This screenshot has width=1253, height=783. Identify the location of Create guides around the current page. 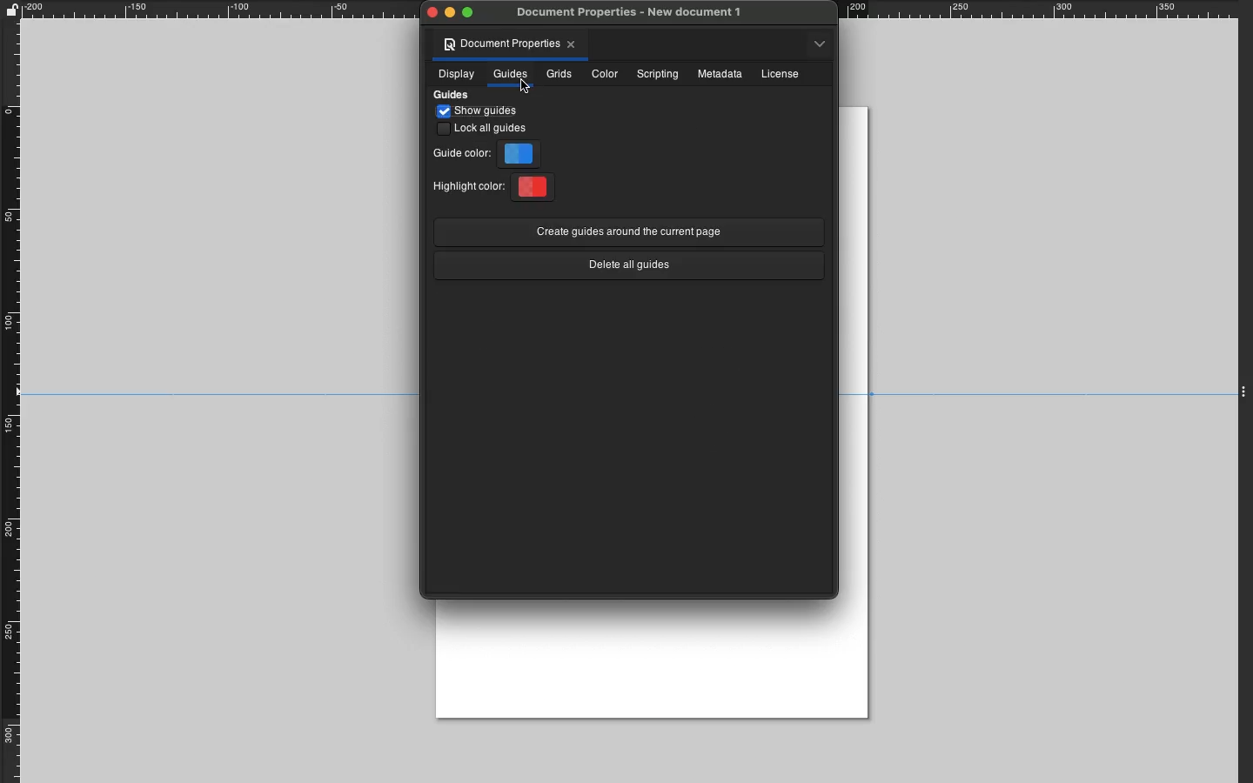
(626, 230).